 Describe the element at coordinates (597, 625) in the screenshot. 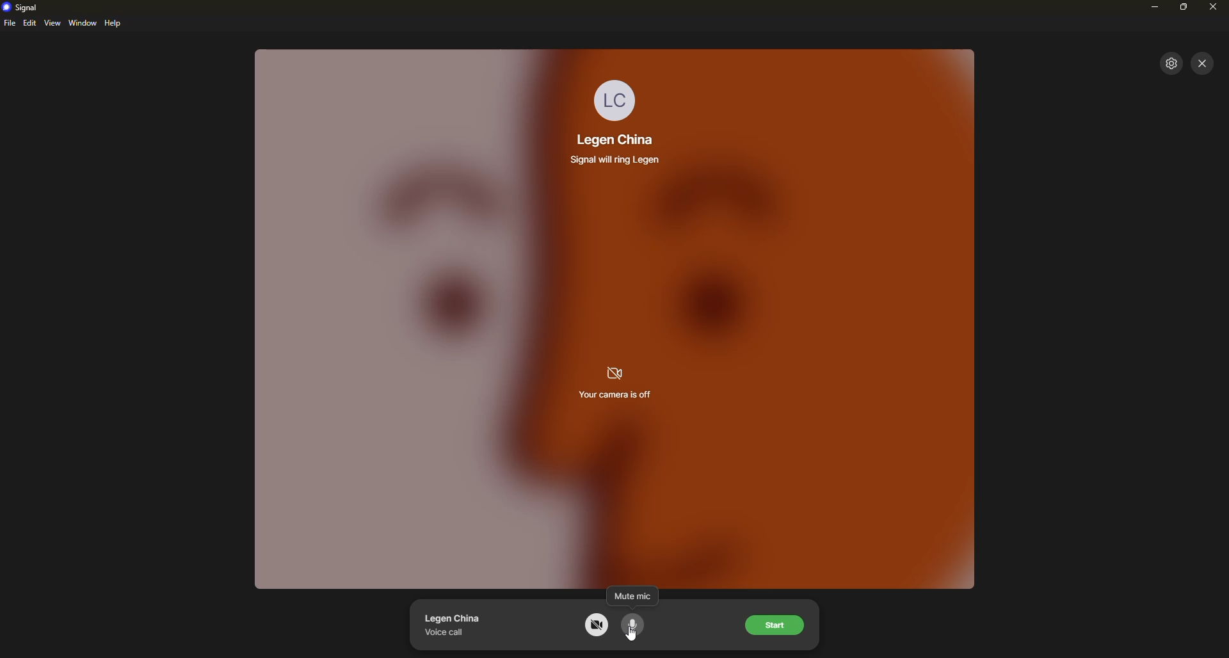

I see `camera off` at that location.